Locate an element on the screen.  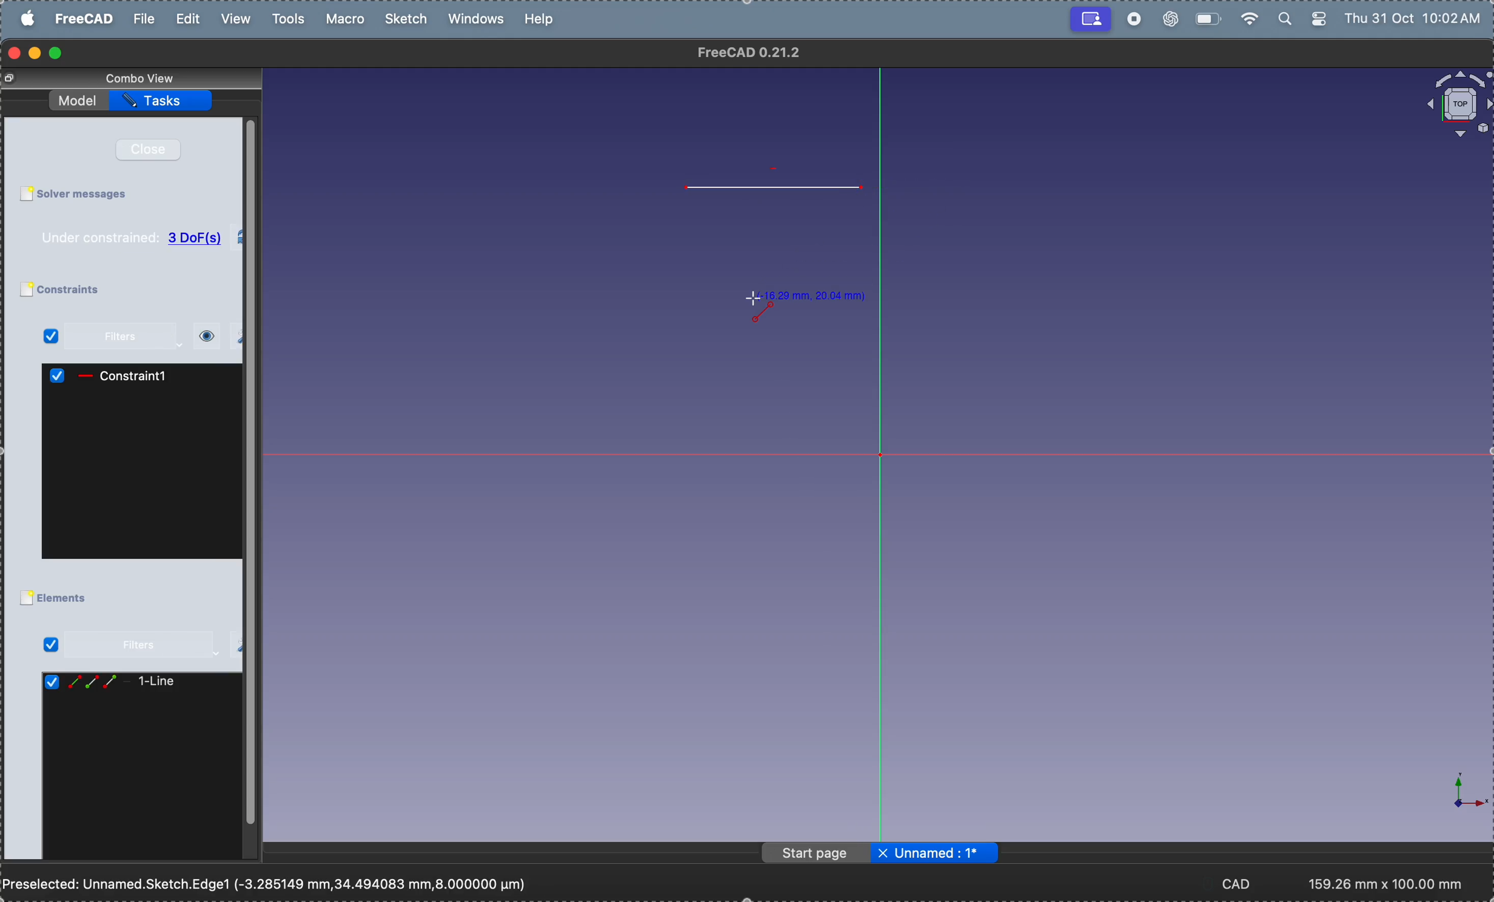
minimize is located at coordinates (37, 53).